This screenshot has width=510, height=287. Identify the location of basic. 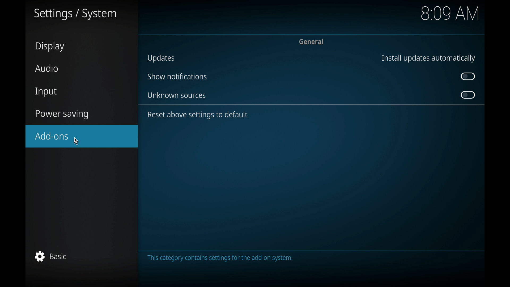
(51, 256).